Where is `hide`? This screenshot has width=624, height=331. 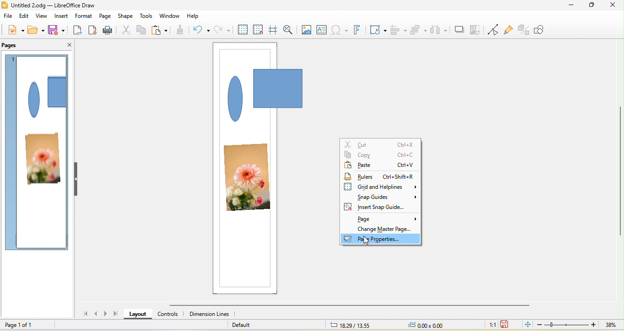 hide is located at coordinates (75, 180).